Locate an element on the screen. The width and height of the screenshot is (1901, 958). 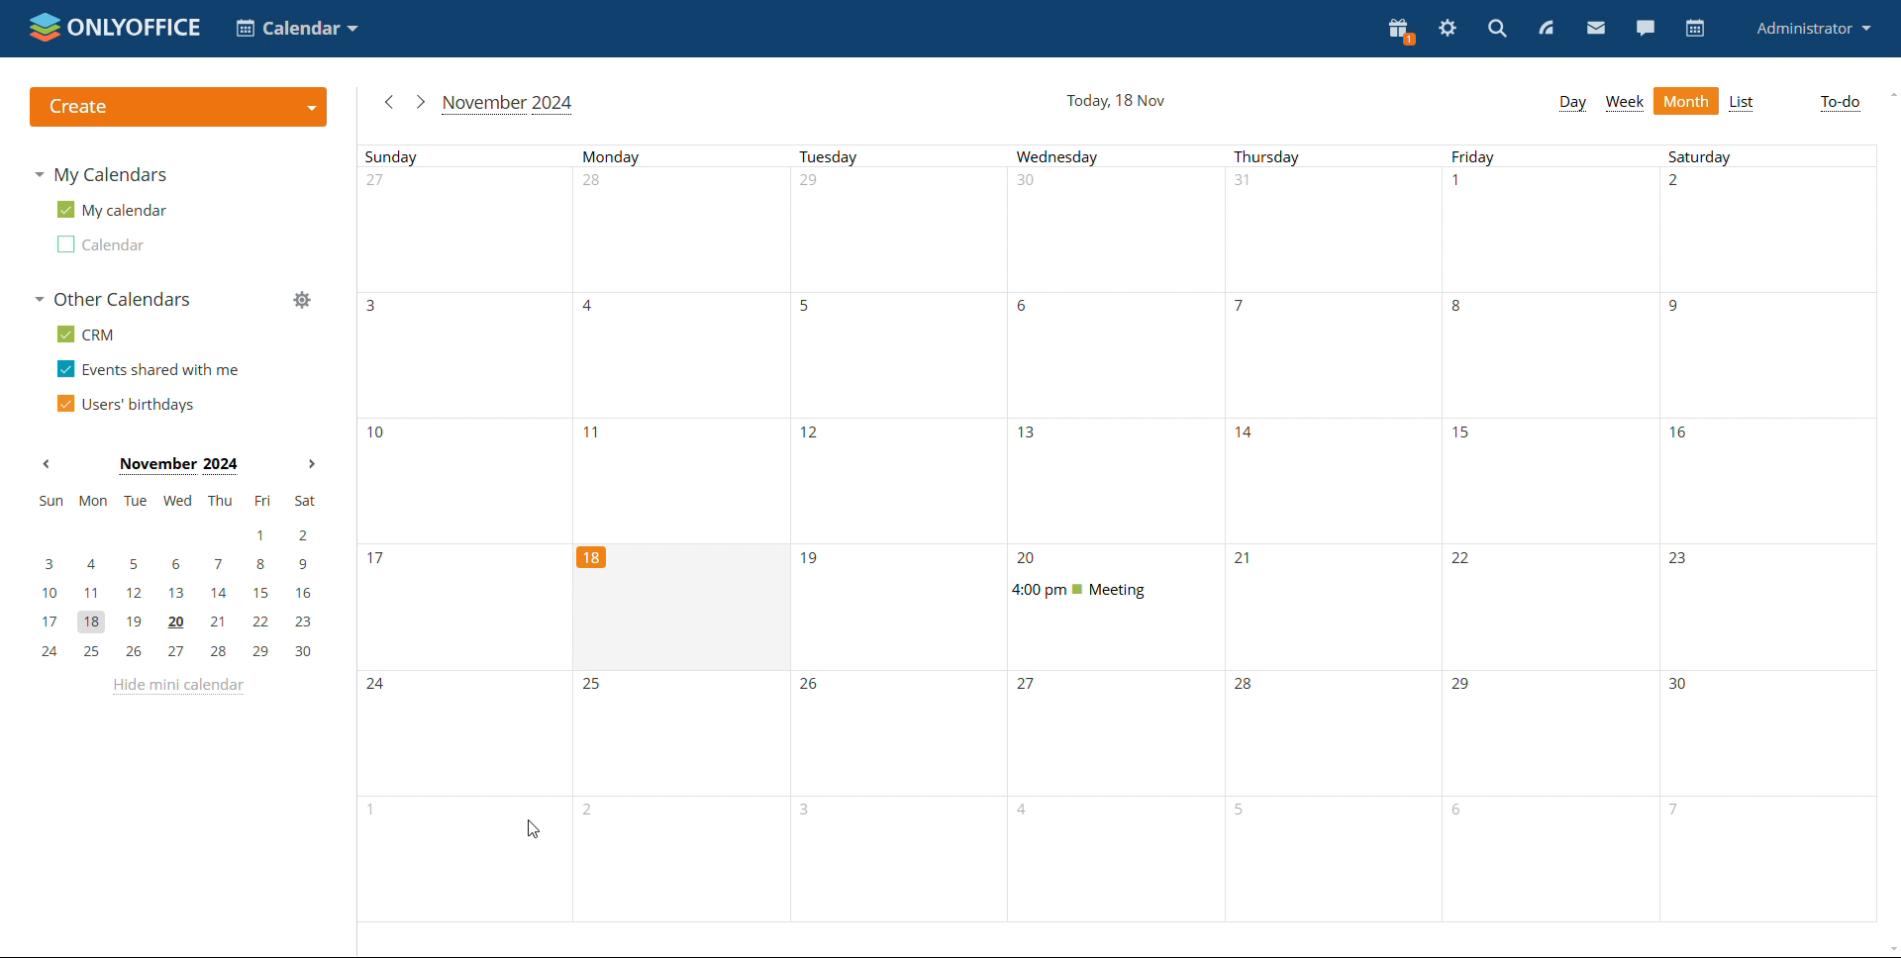
crm is located at coordinates (84, 335).